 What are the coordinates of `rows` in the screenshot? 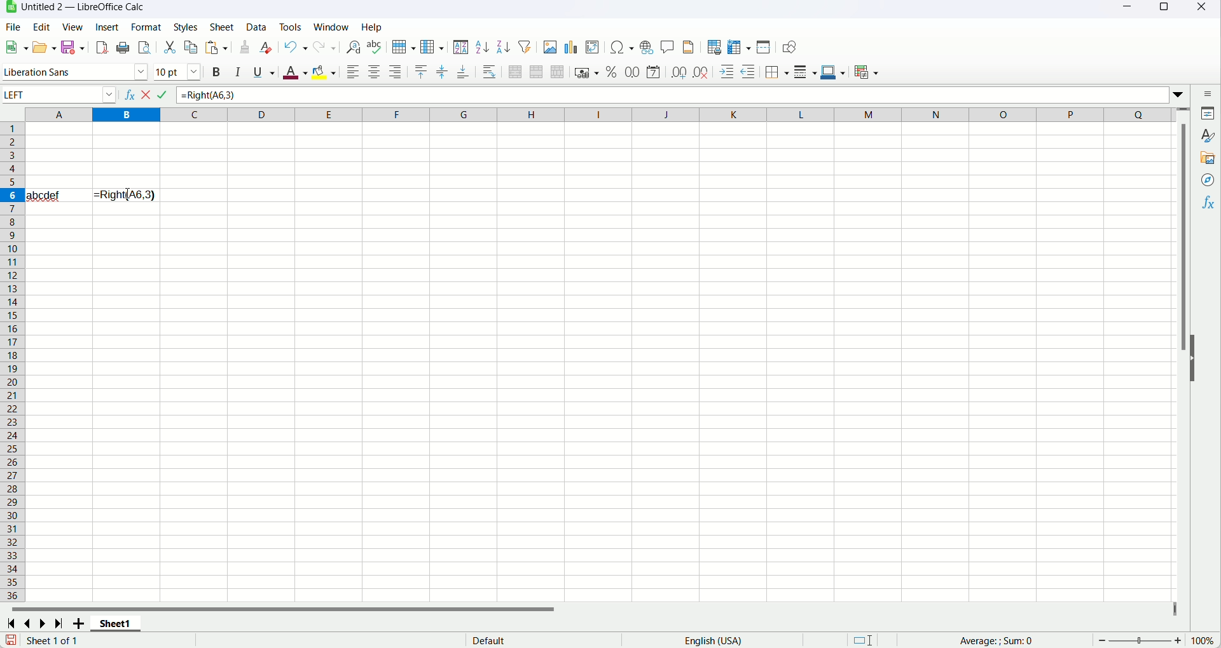 It's located at (12, 362).